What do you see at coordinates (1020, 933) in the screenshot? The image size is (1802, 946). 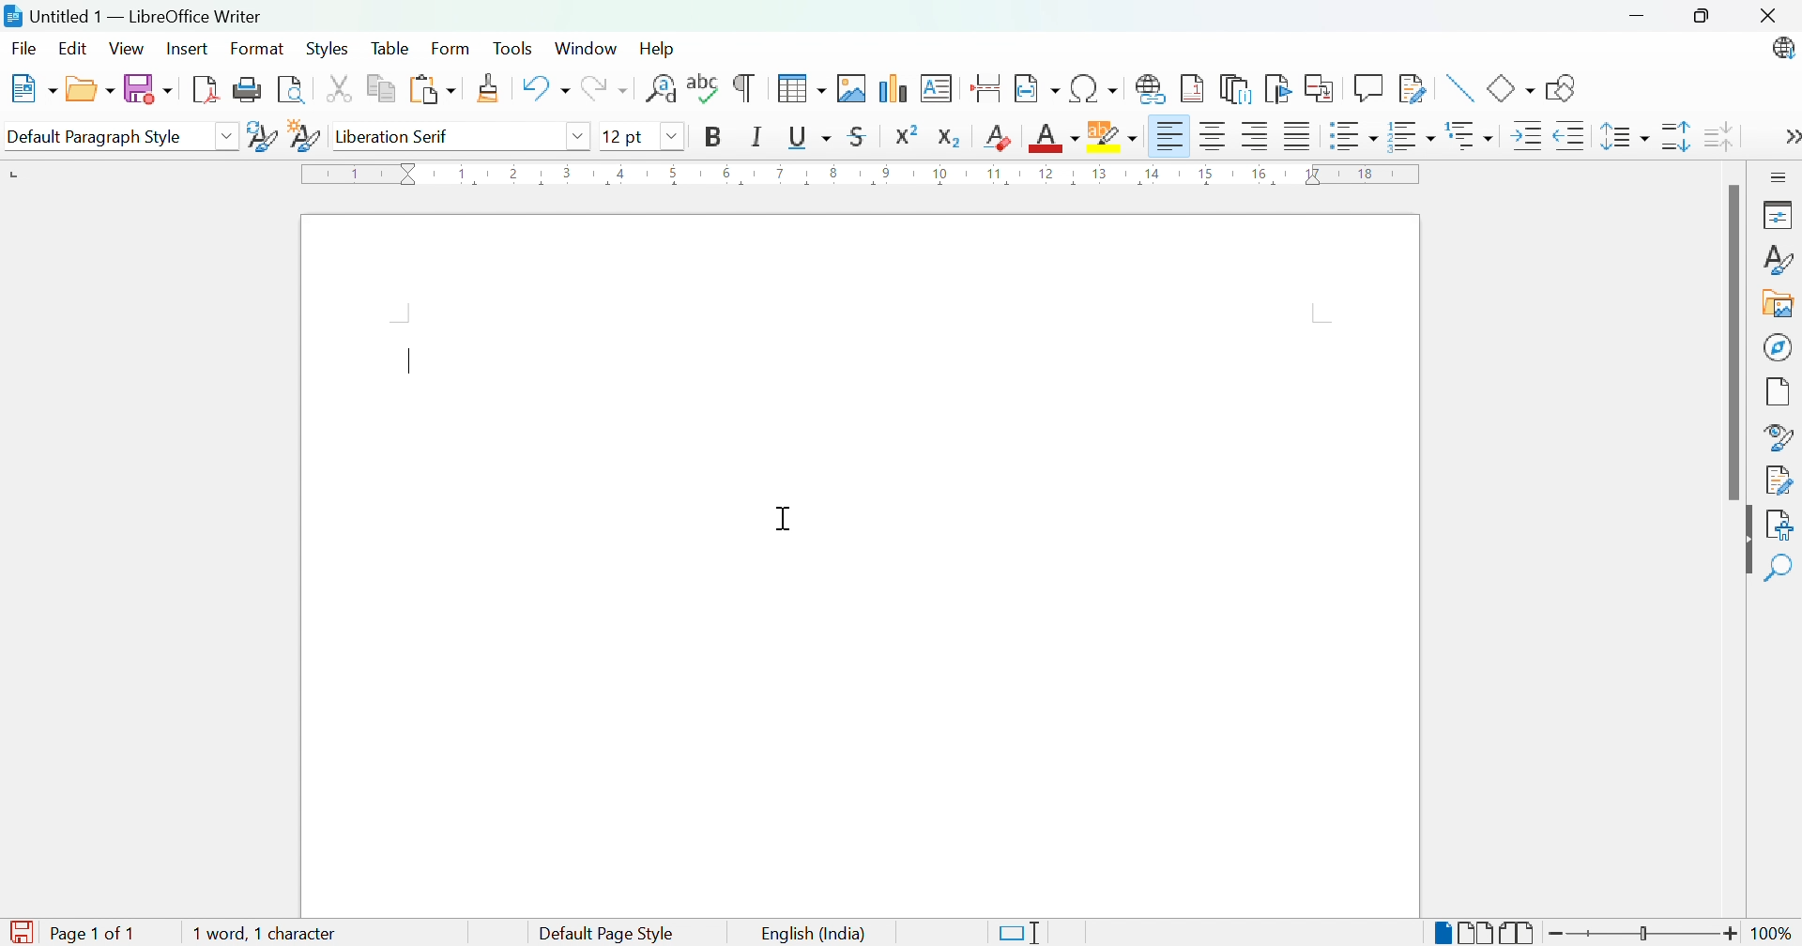 I see `Standard selection. Click to change selection mode.` at bounding box center [1020, 933].